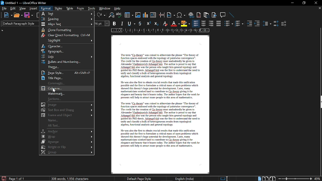 Image resolution: width=322 pixels, height=181 pixels. Describe the element at coordinates (8, 16) in the screenshot. I see `New` at that location.